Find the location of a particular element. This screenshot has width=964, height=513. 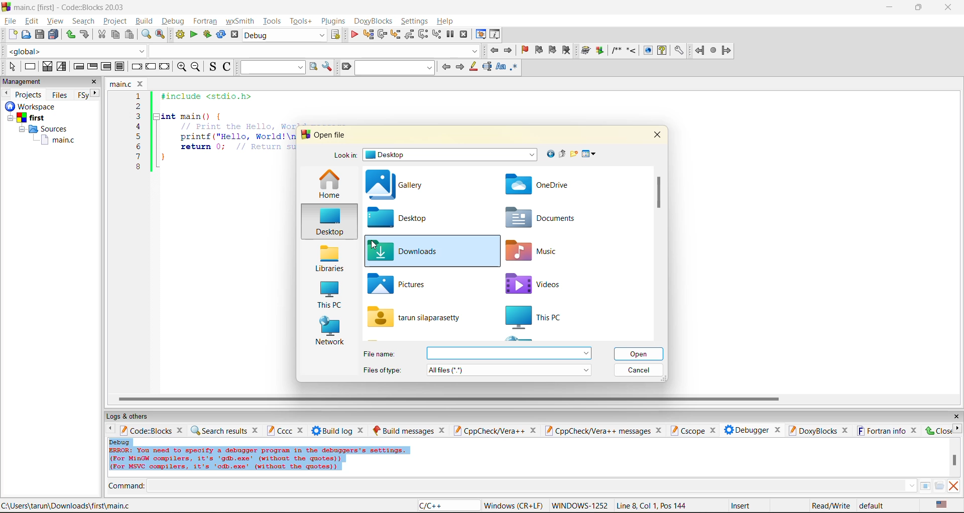

Error info is located at coordinates (259, 459).